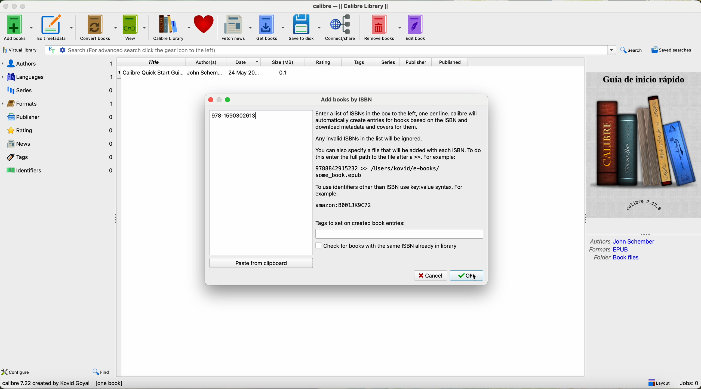  Describe the element at coordinates (62, 64) in the screenshot. I see `audio` at that location.